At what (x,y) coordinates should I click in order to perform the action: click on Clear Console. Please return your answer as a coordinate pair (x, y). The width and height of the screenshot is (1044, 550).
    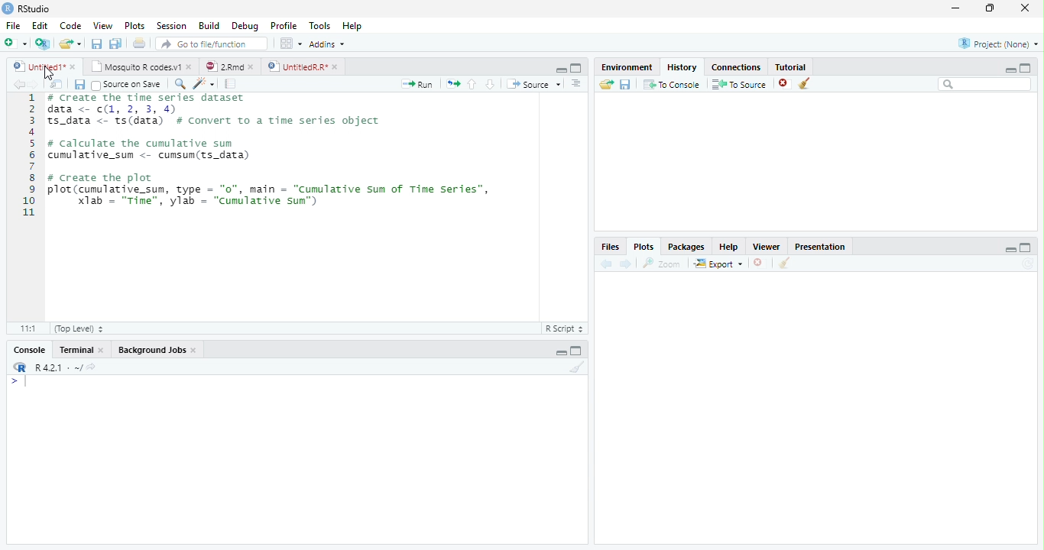
    Looking at the image, I should click on (575, 370).